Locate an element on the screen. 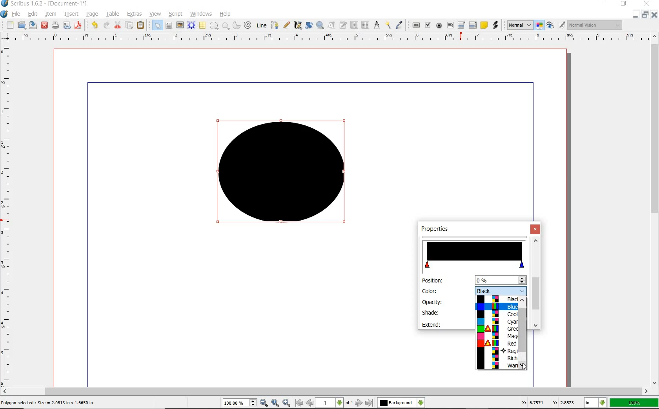  PDF CHECK BOX is located at coordinates (428, 25).